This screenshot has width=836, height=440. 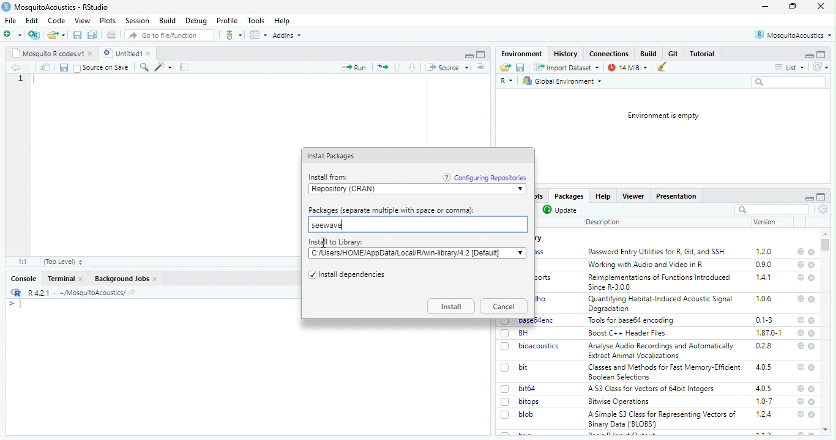 I want to click on Help, so click(x=283, y=21).